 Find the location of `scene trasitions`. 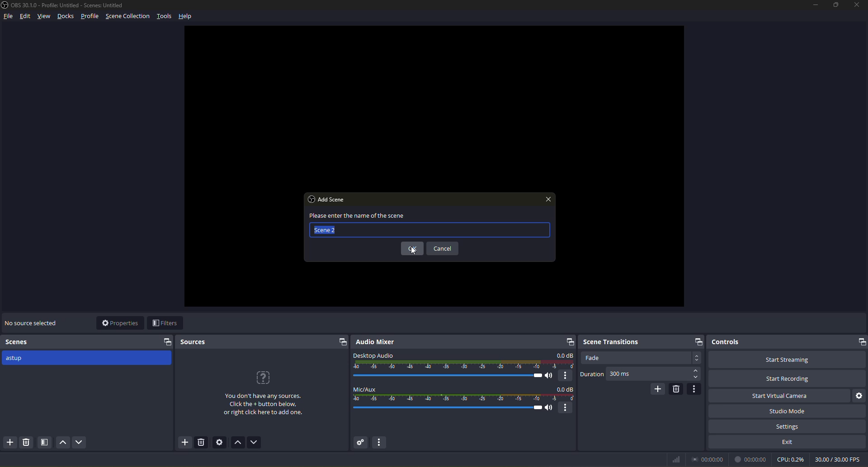

scene trasitions is located at coordinates (610, 341).